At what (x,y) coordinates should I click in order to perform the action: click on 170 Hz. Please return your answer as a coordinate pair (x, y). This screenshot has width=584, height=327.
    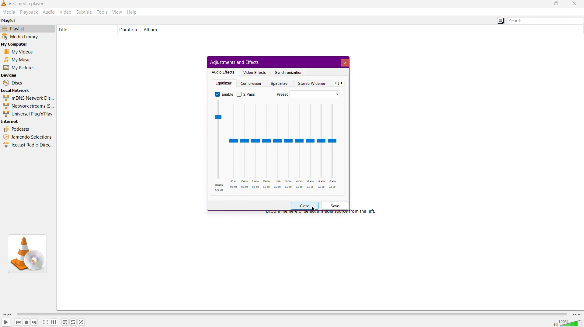
    Looking at the image, I should click on (244, 146).